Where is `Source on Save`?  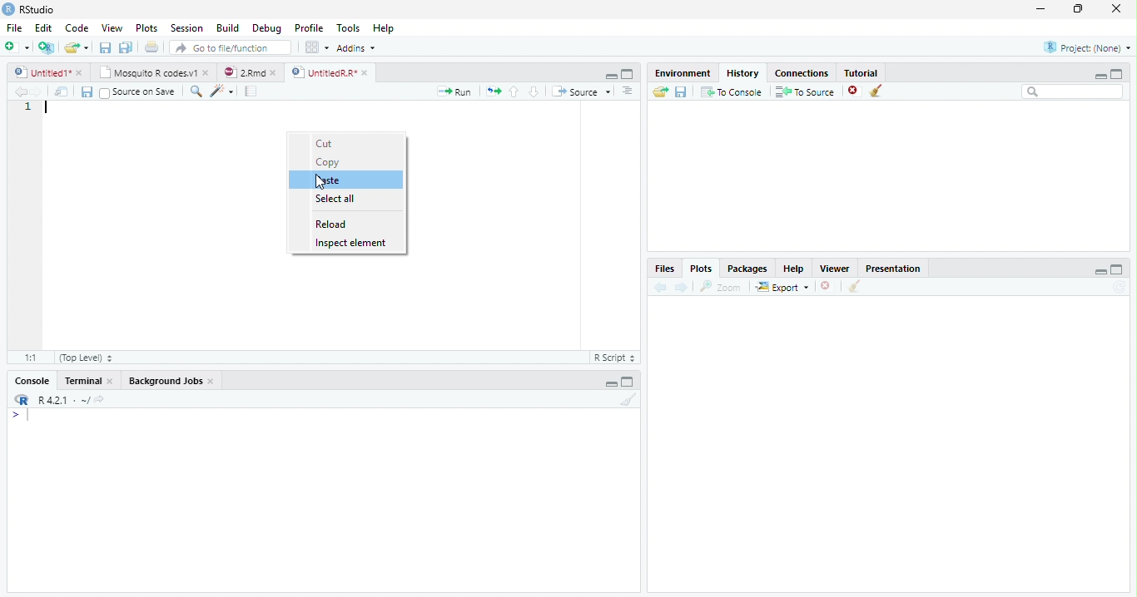 Source on Save is located at coordinates (137, 92).